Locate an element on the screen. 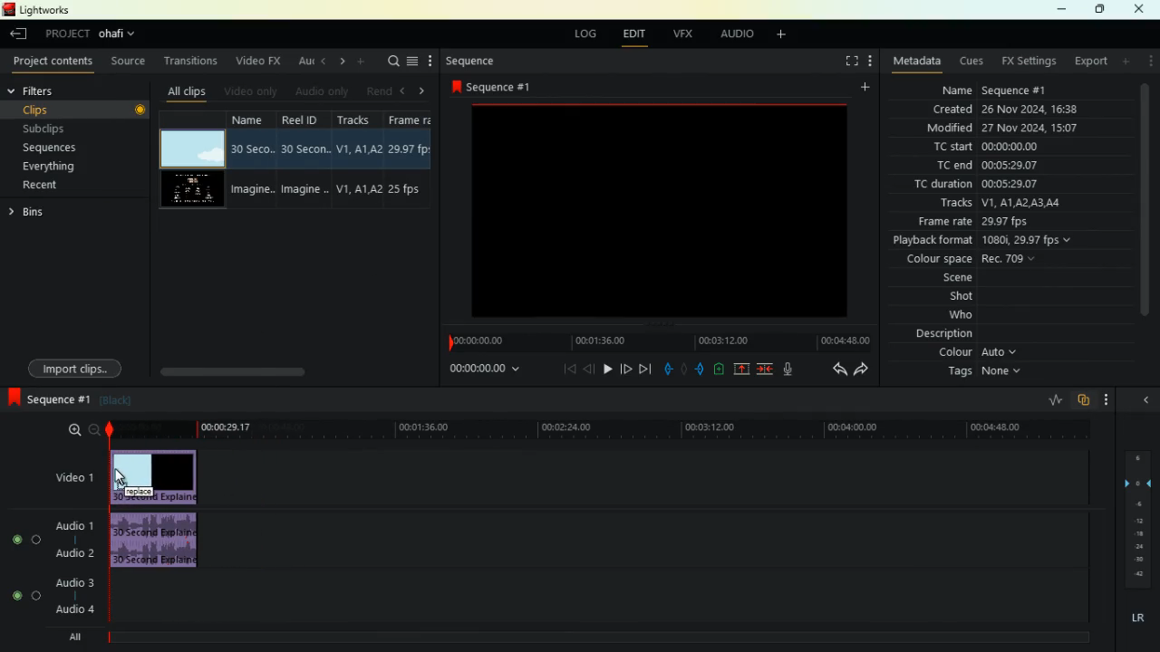 The width and height of the screenshot is (1160, 652). colour is located at coordinates (974, 351).